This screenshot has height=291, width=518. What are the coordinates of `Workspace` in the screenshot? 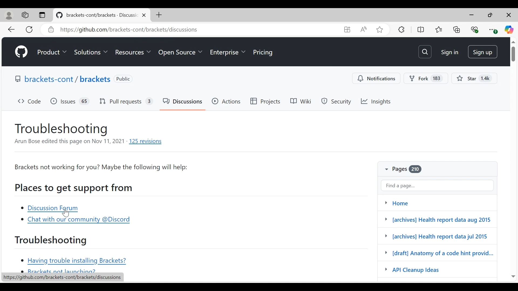 It's located at (24, 15).